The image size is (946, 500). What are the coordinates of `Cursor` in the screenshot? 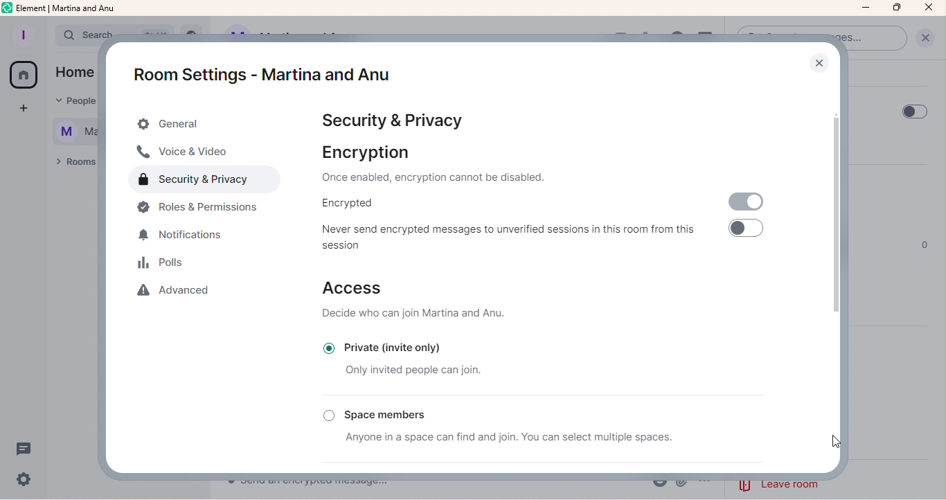 It's located at (833, 444).